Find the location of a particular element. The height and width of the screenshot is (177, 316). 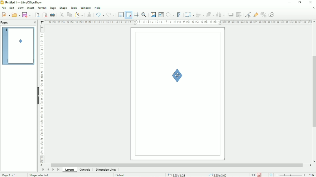

Scroll to first page is located at coordinates (43, 170).